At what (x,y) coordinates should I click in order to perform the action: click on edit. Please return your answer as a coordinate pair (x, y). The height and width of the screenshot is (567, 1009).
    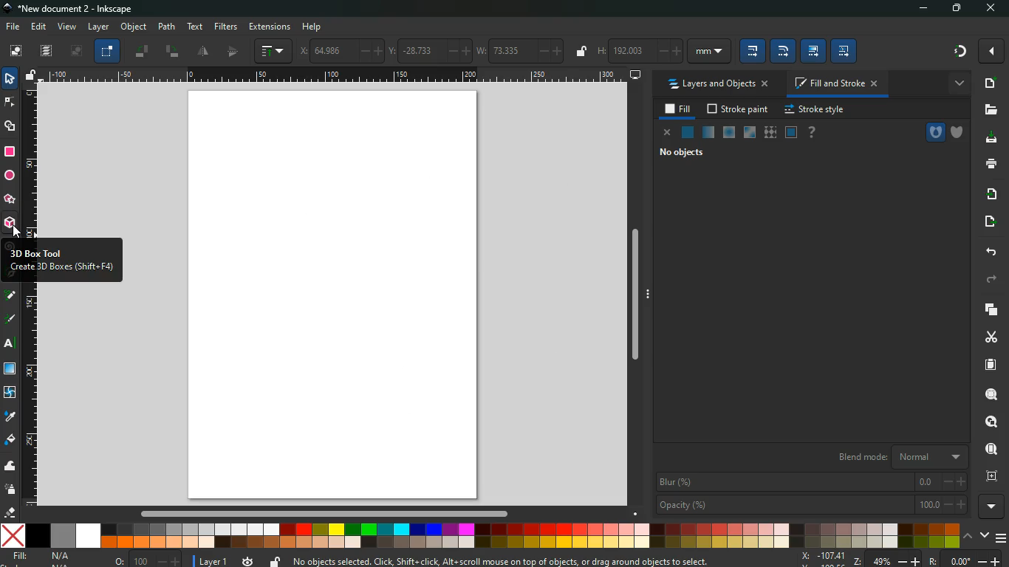
    Looking at the image, I should click on (814, 50).